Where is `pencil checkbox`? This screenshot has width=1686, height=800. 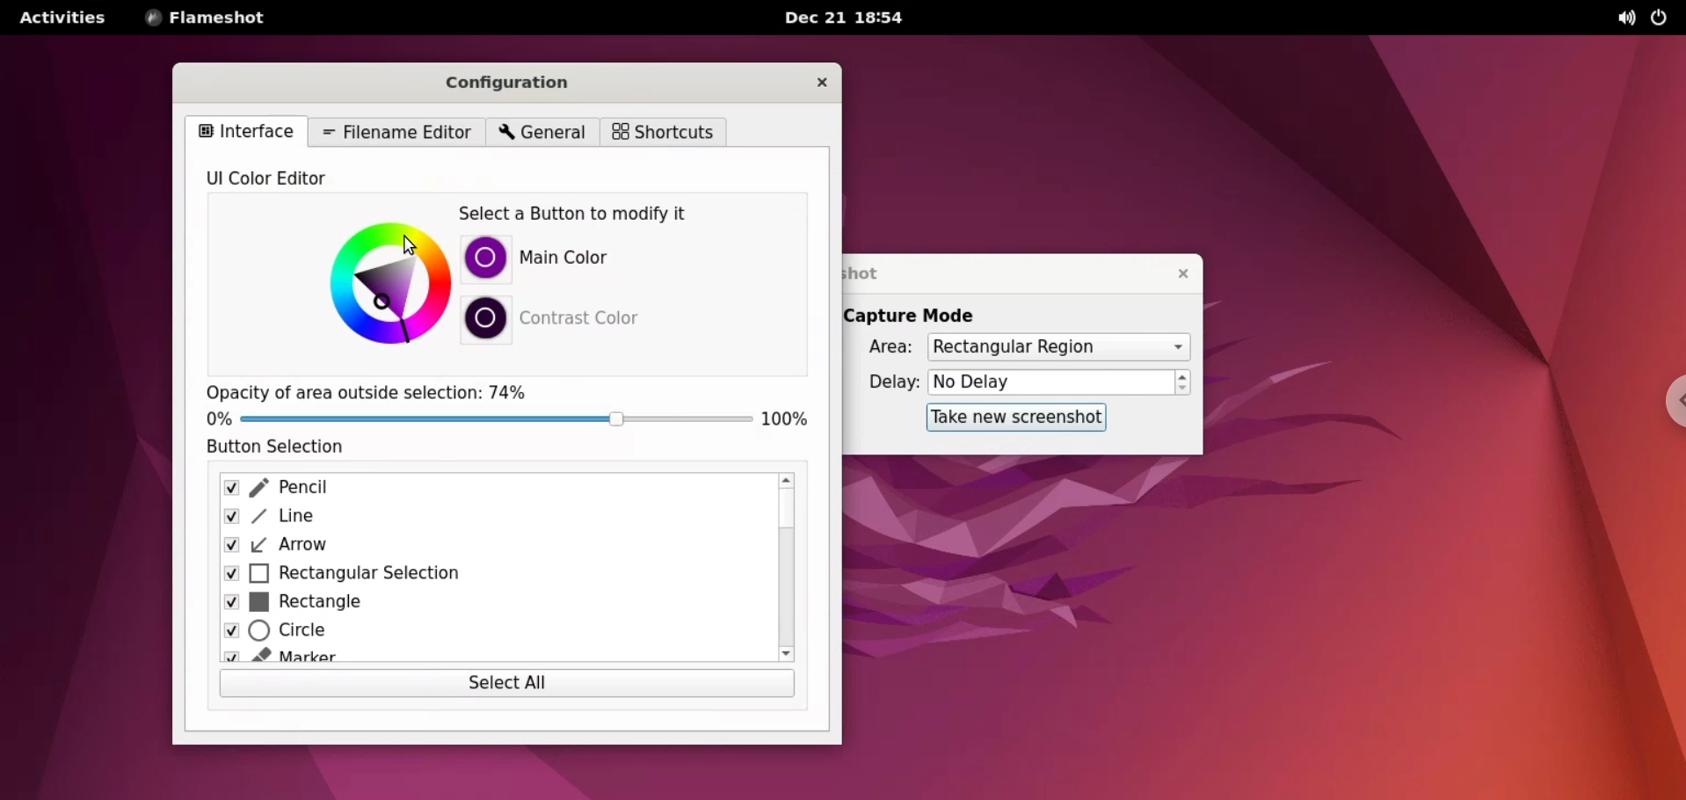 pencil checkbox is located at coordinates (486, 487).